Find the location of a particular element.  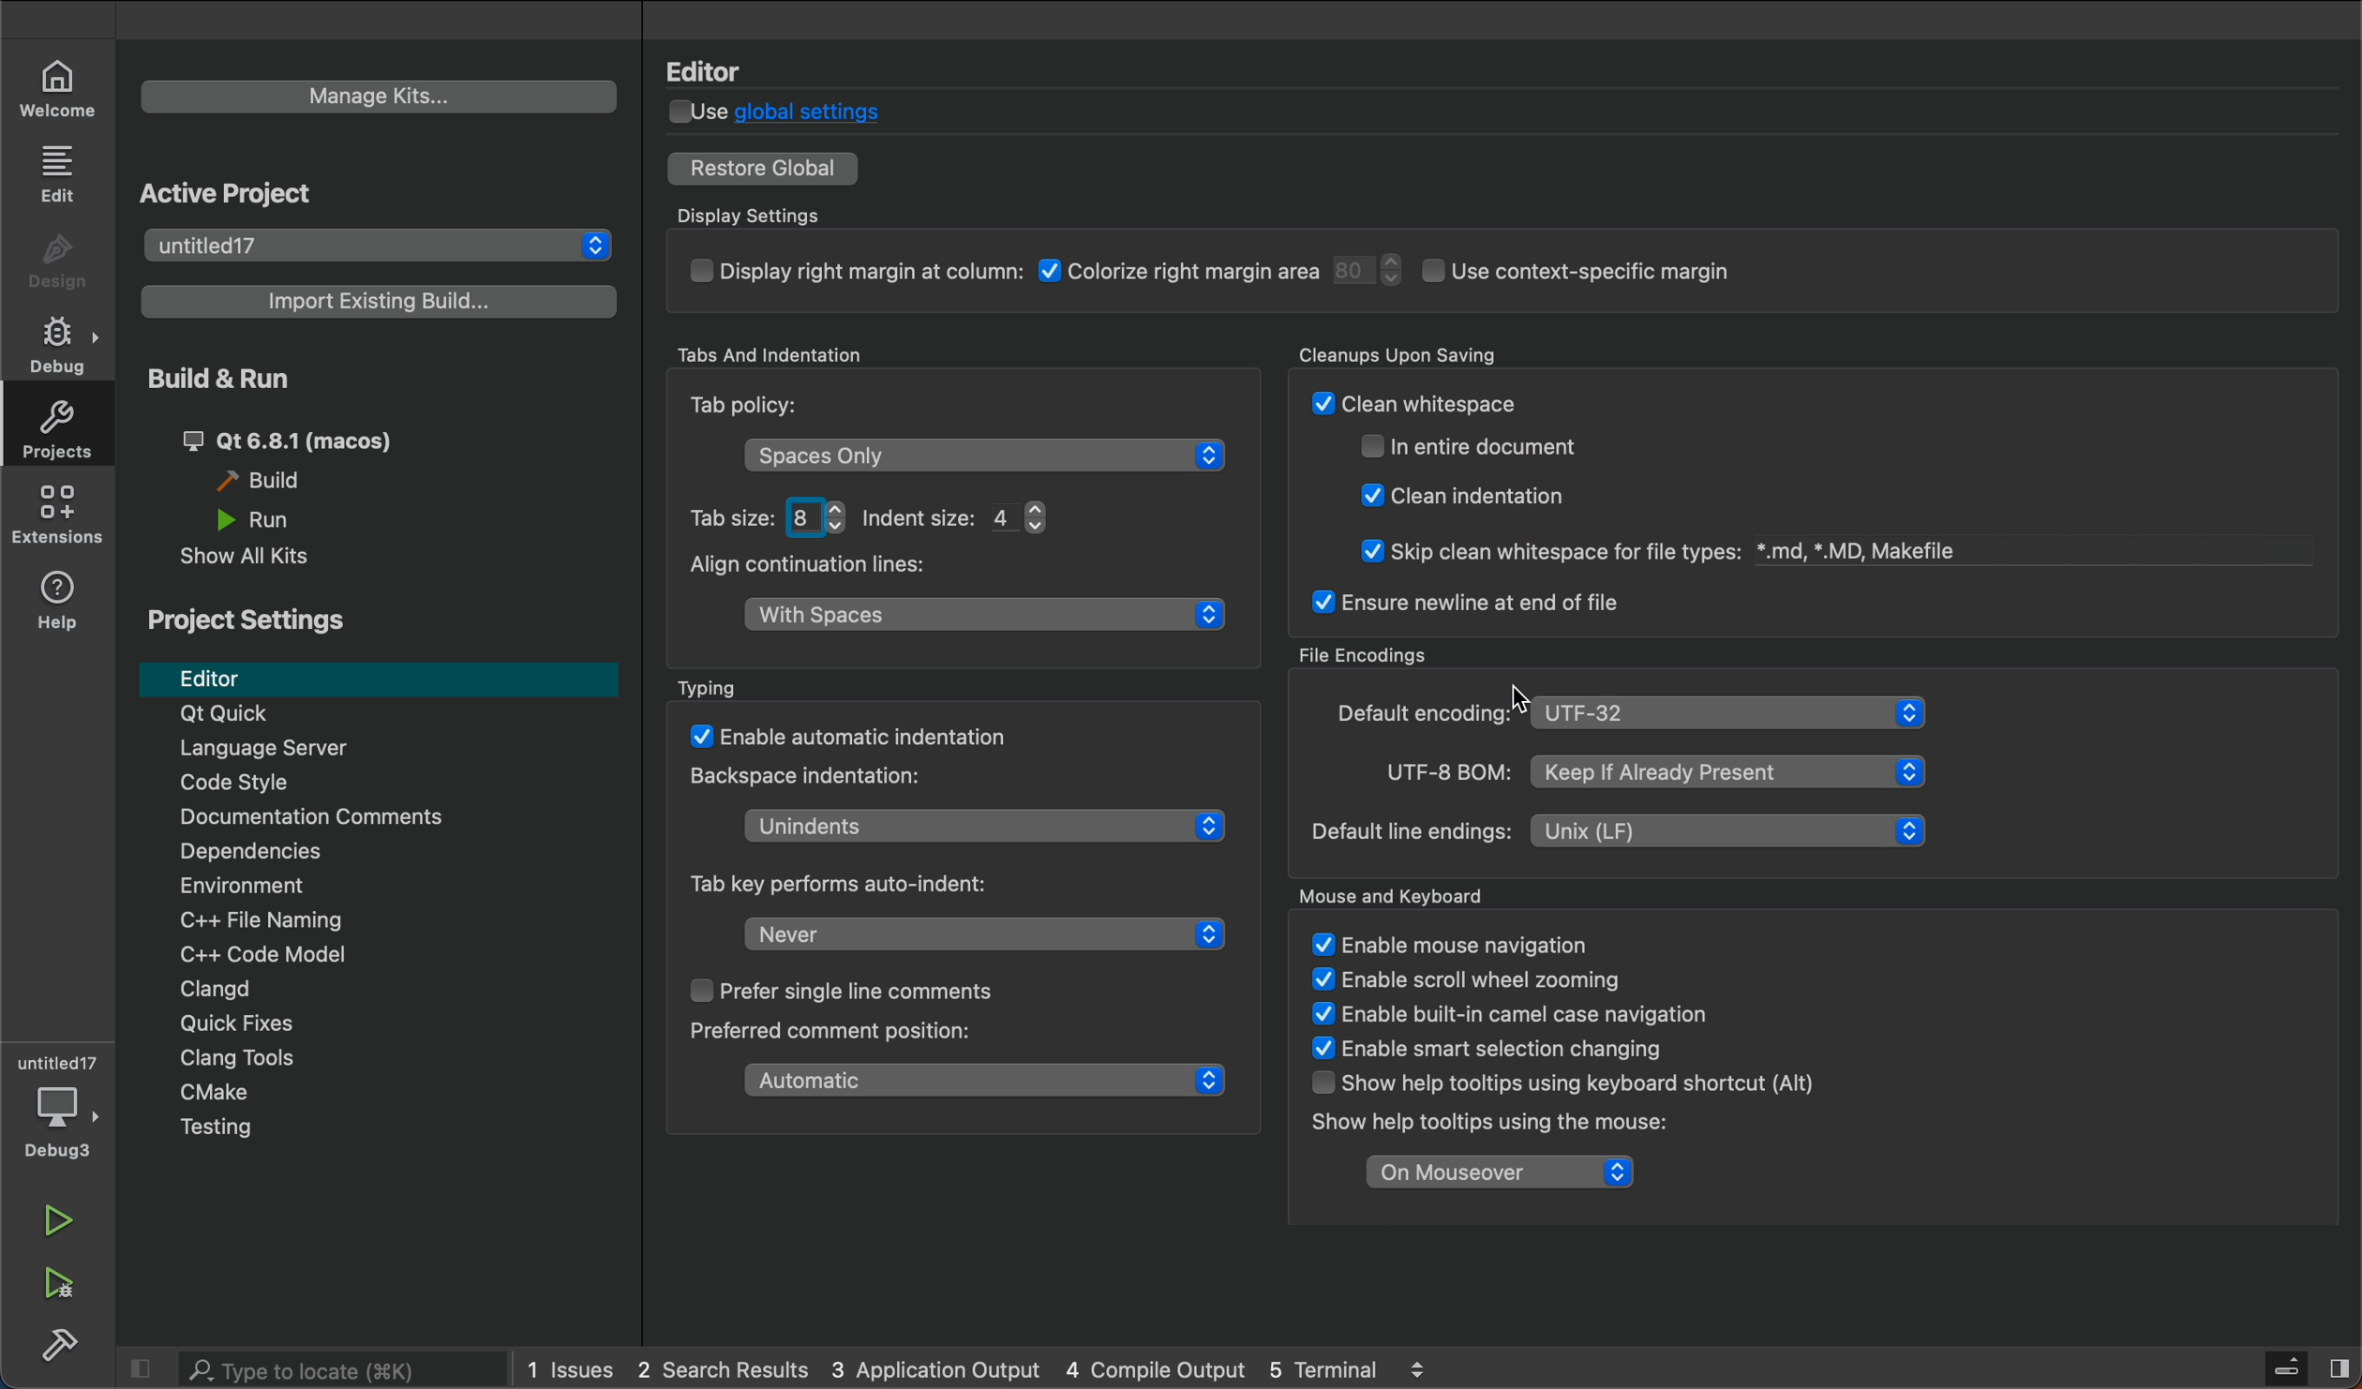

Align continuation lines: is located at coordinates (831, 566).